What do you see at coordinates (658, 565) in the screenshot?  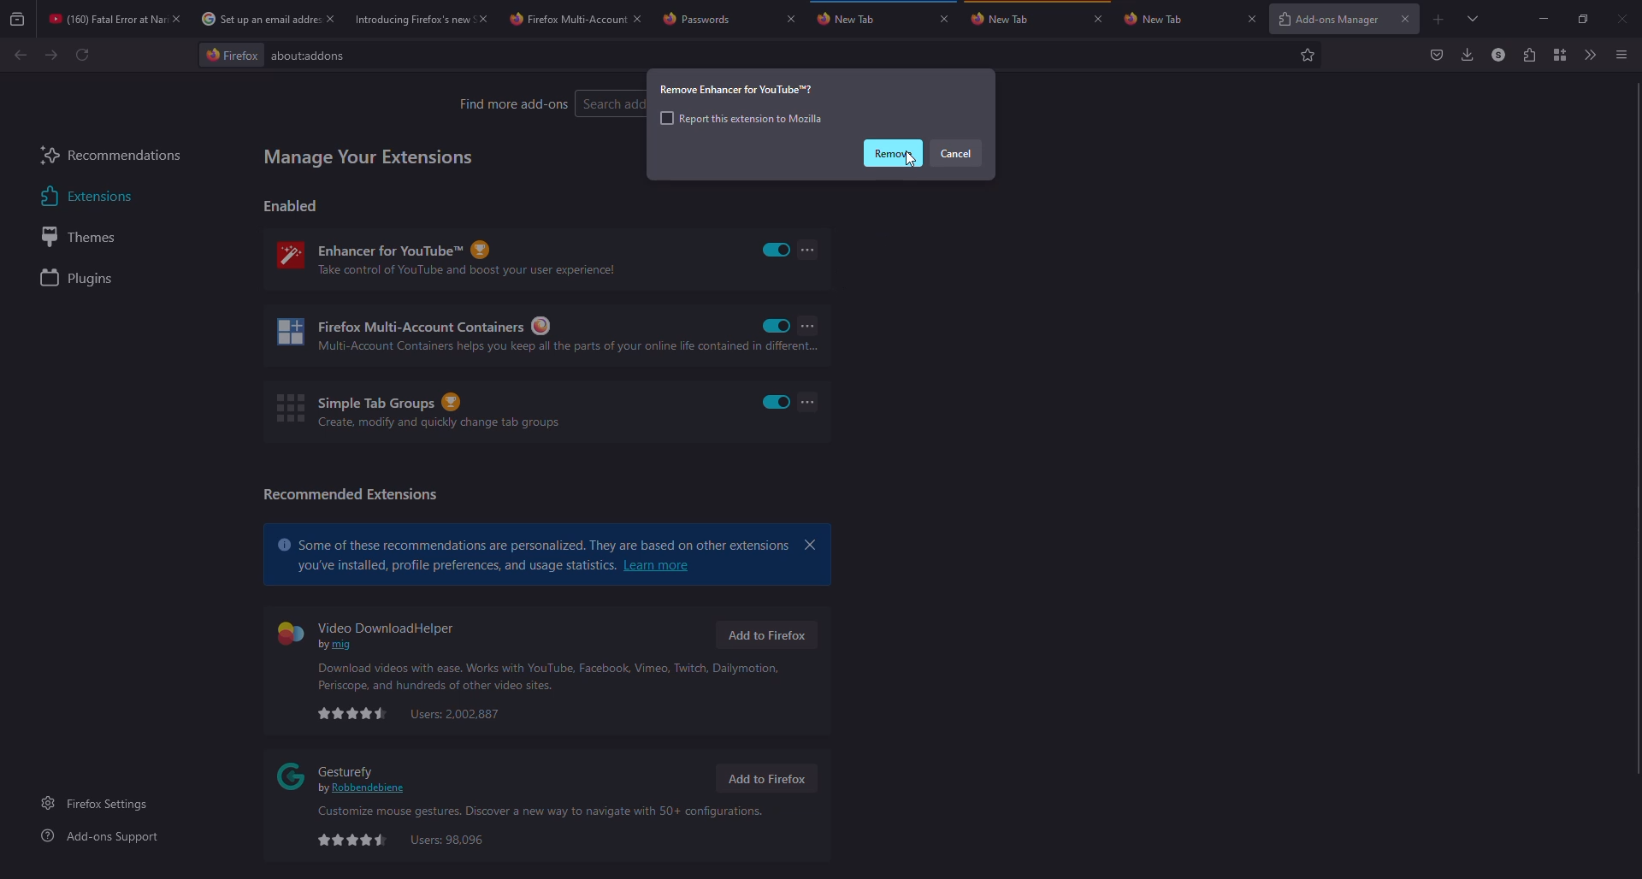 I see `Learn more` at bounding box center [658, 565].